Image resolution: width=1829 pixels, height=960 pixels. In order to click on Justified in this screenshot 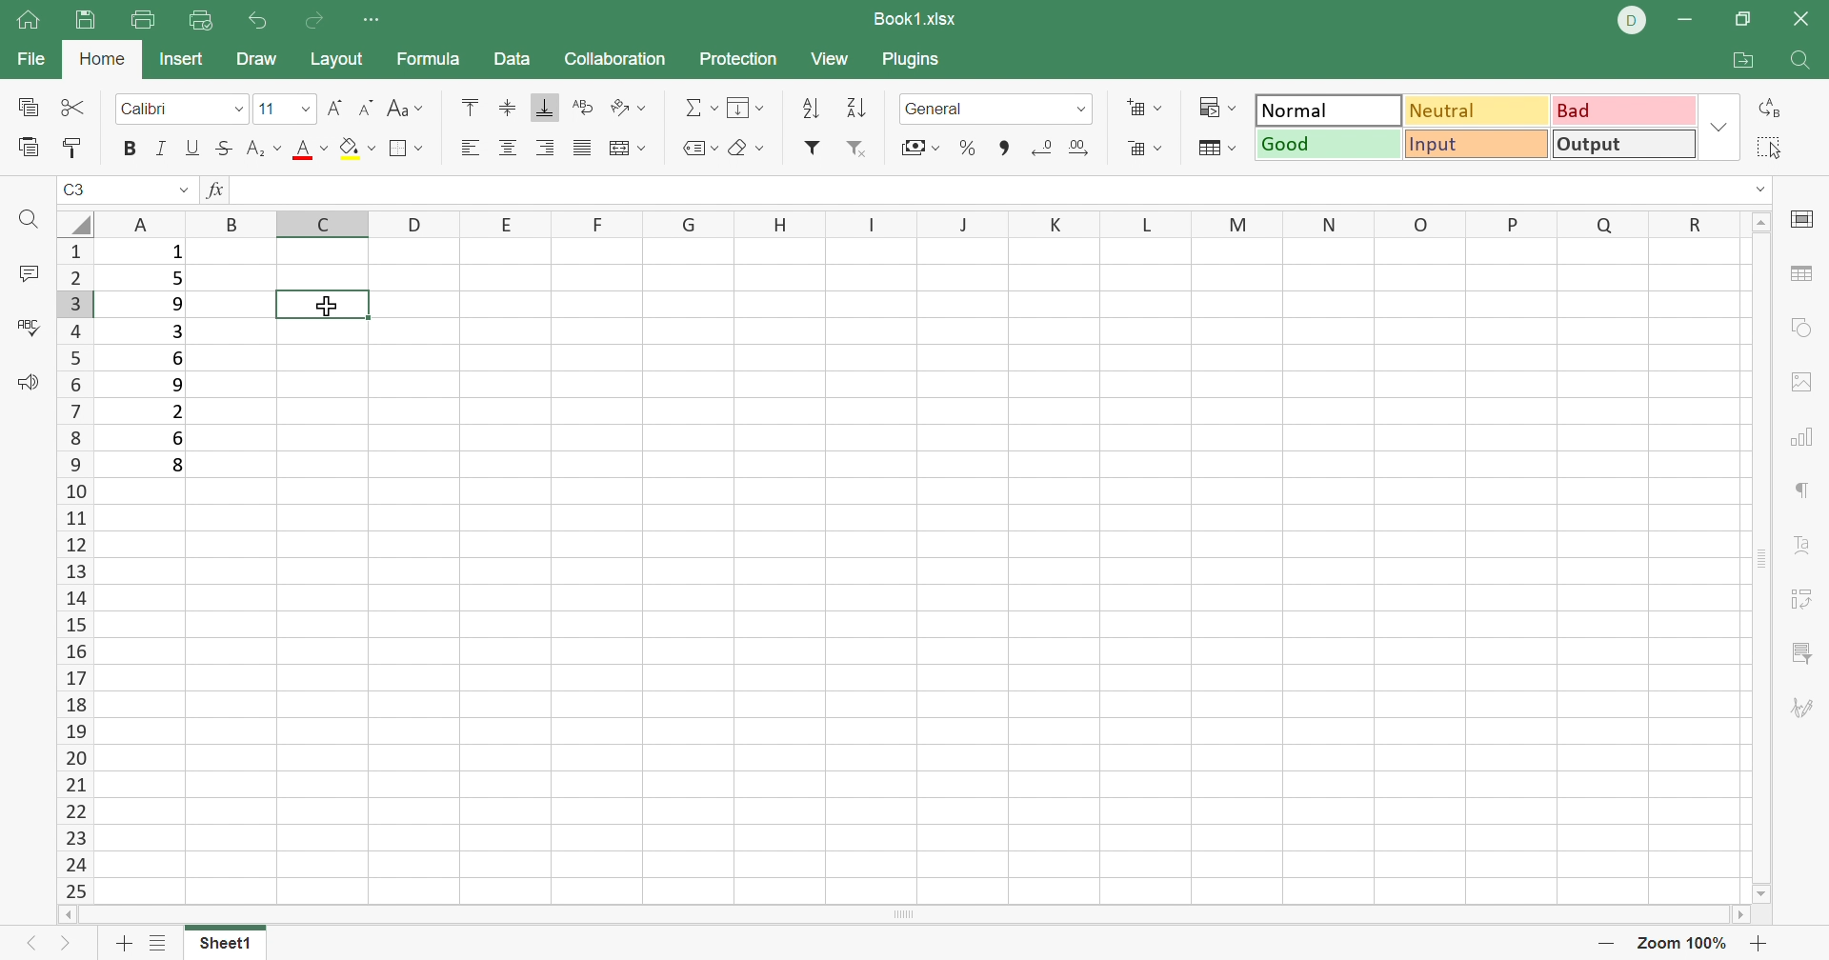, I will do `click(582, 148)`.